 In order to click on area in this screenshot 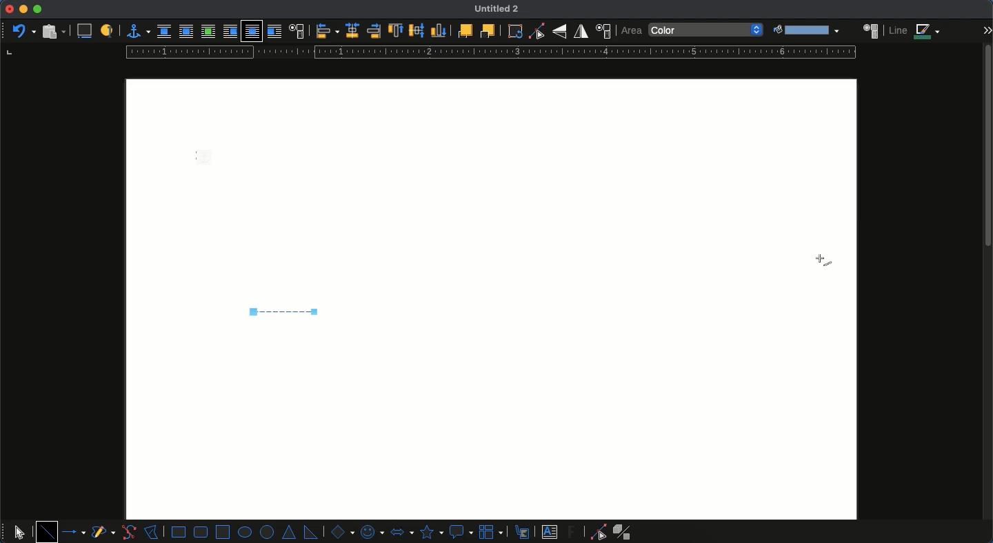, I will do `click(631, 31)`.